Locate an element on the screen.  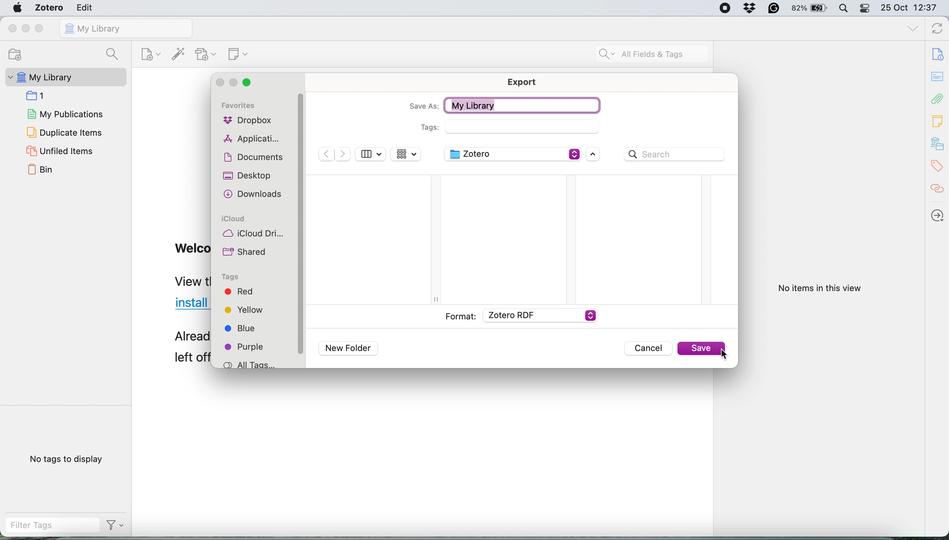
list all tabs is located at coordinates (912, 29).